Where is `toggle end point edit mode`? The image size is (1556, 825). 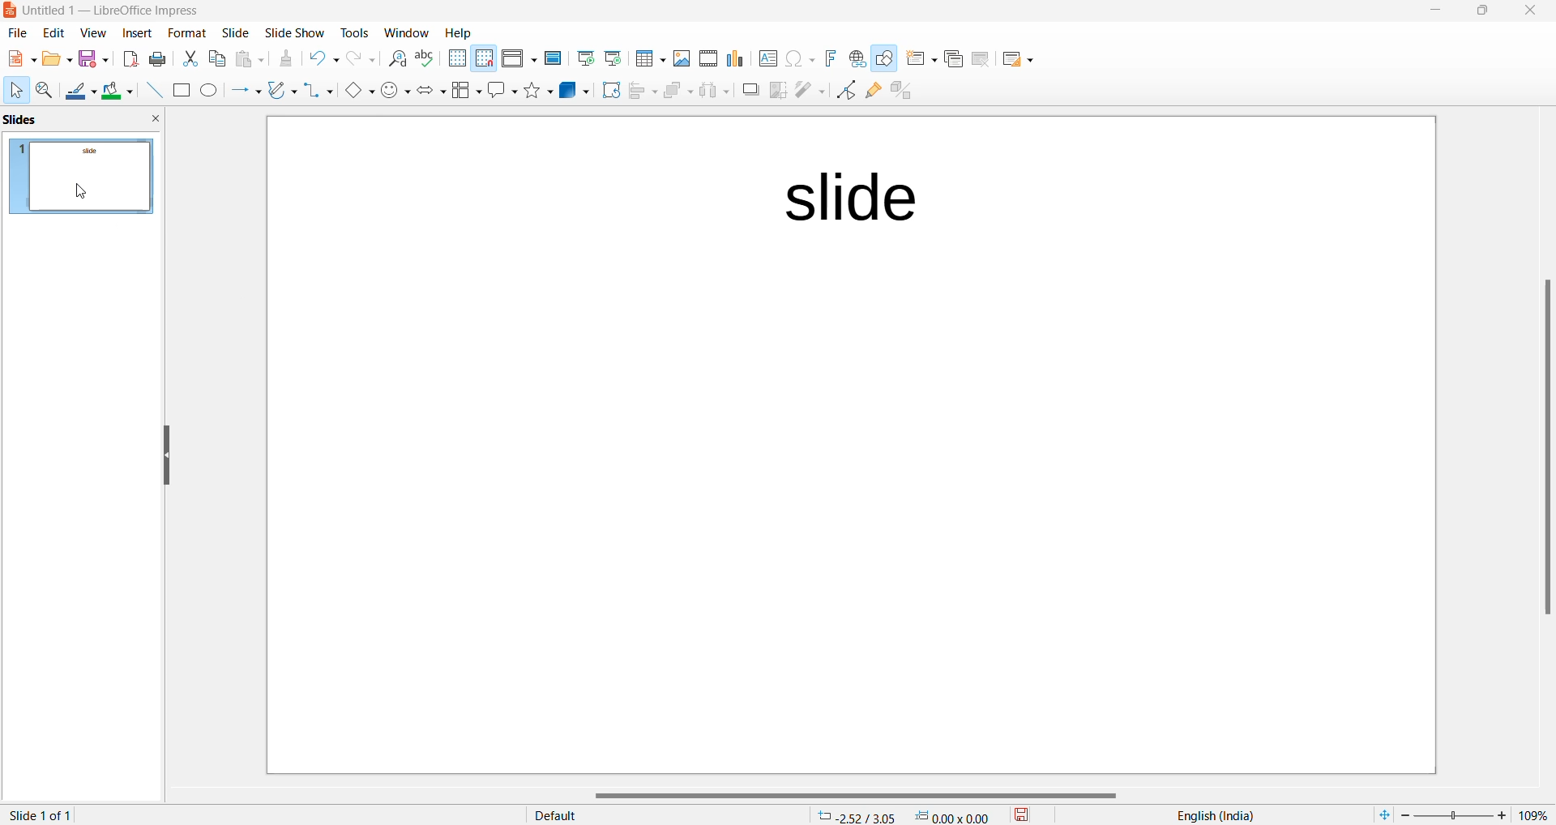
toggle end point edit mode is located at coordinates (847, 90).